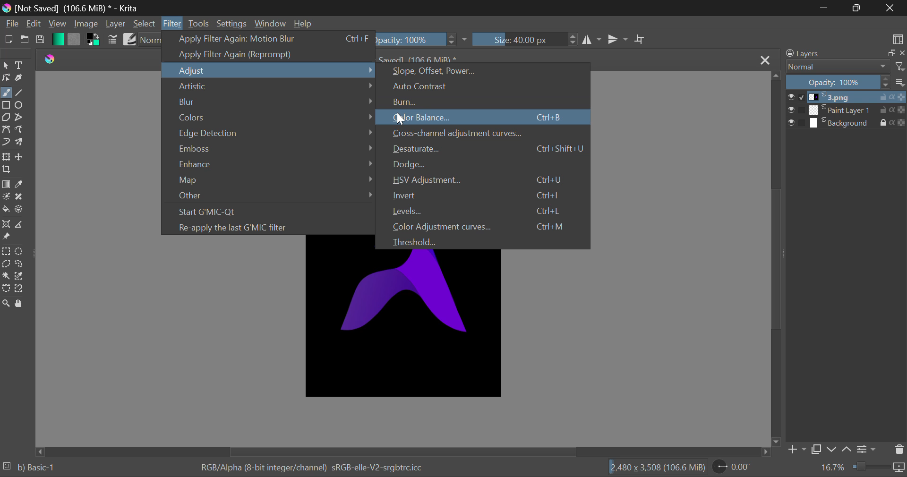  I want to click on size, so click(526, 39).